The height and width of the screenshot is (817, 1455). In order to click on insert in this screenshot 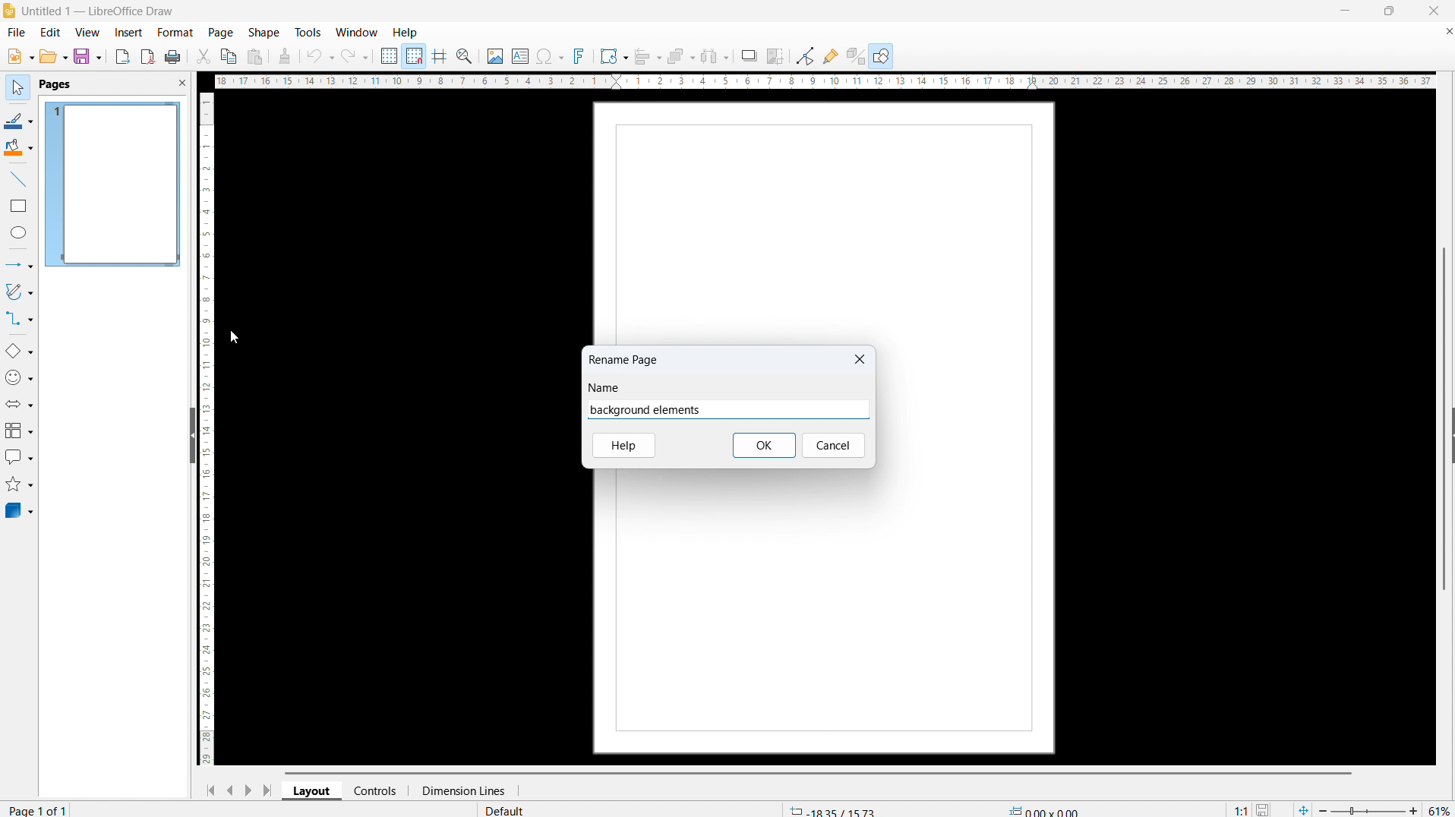, I will do `click(128, 33)`.